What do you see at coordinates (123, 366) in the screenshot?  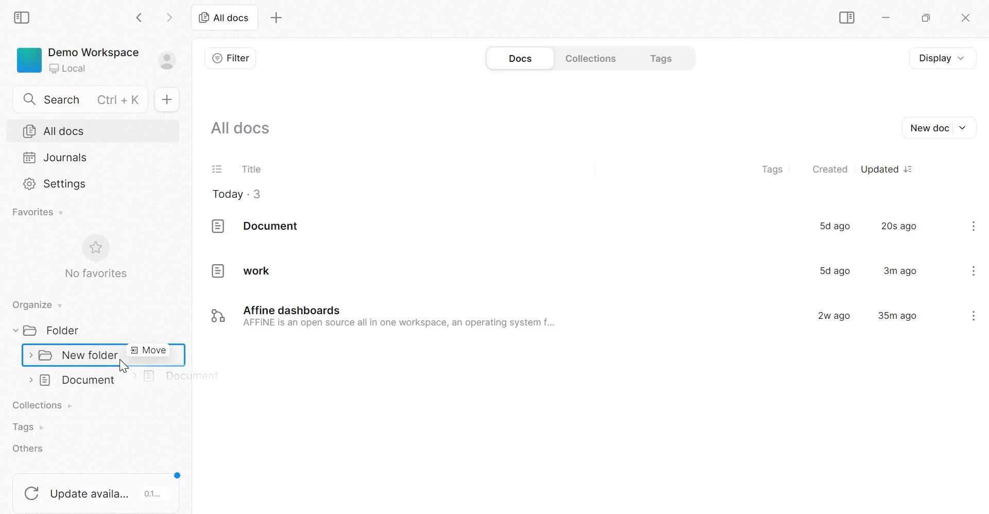 I see `cursor` at bounding box center [123, 366].